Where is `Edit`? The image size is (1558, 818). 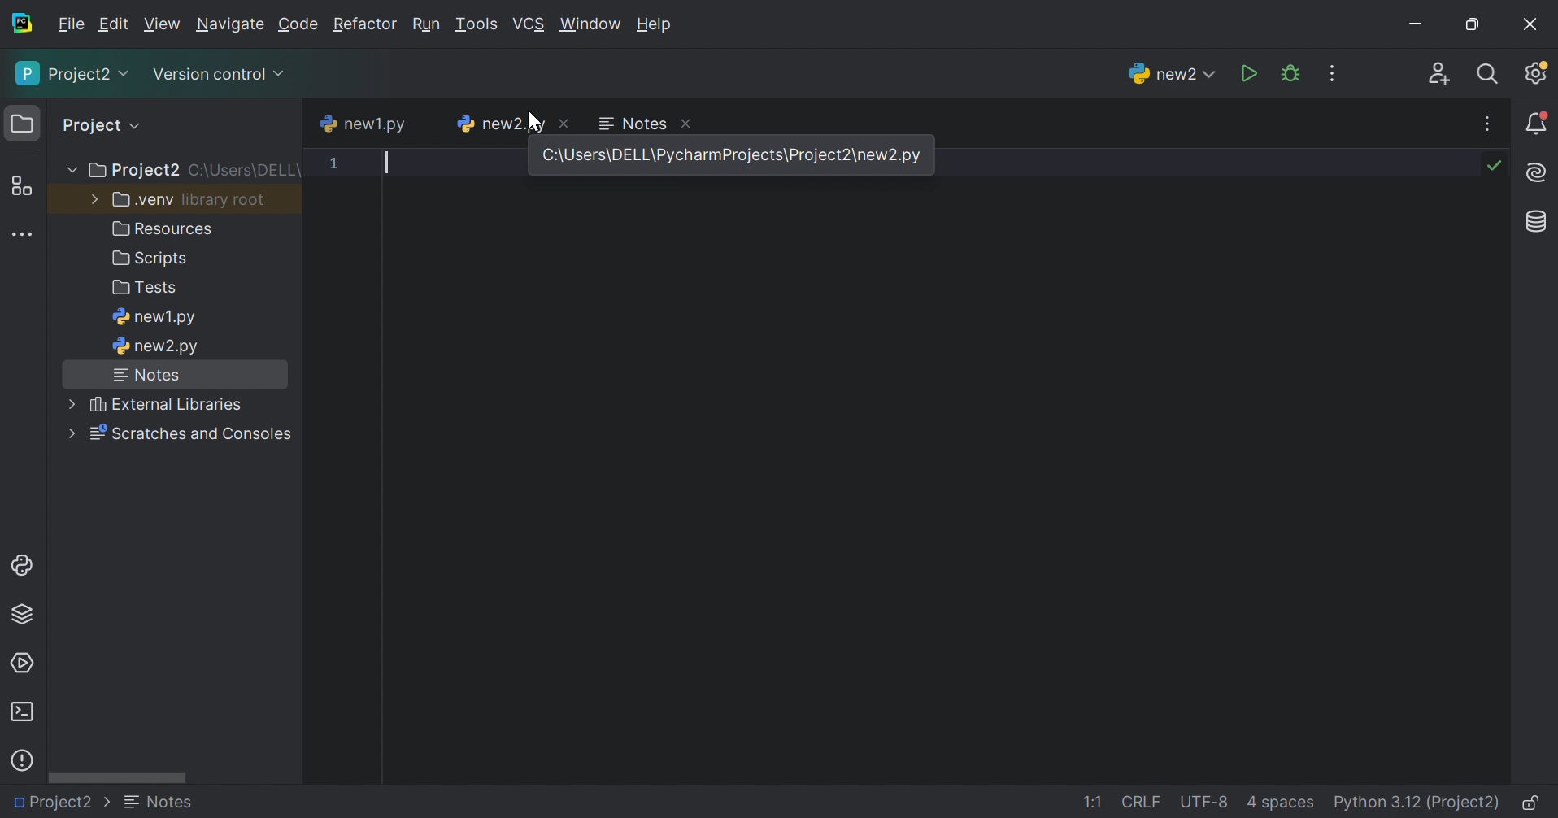
Edit is located at coordinates (114, 24).